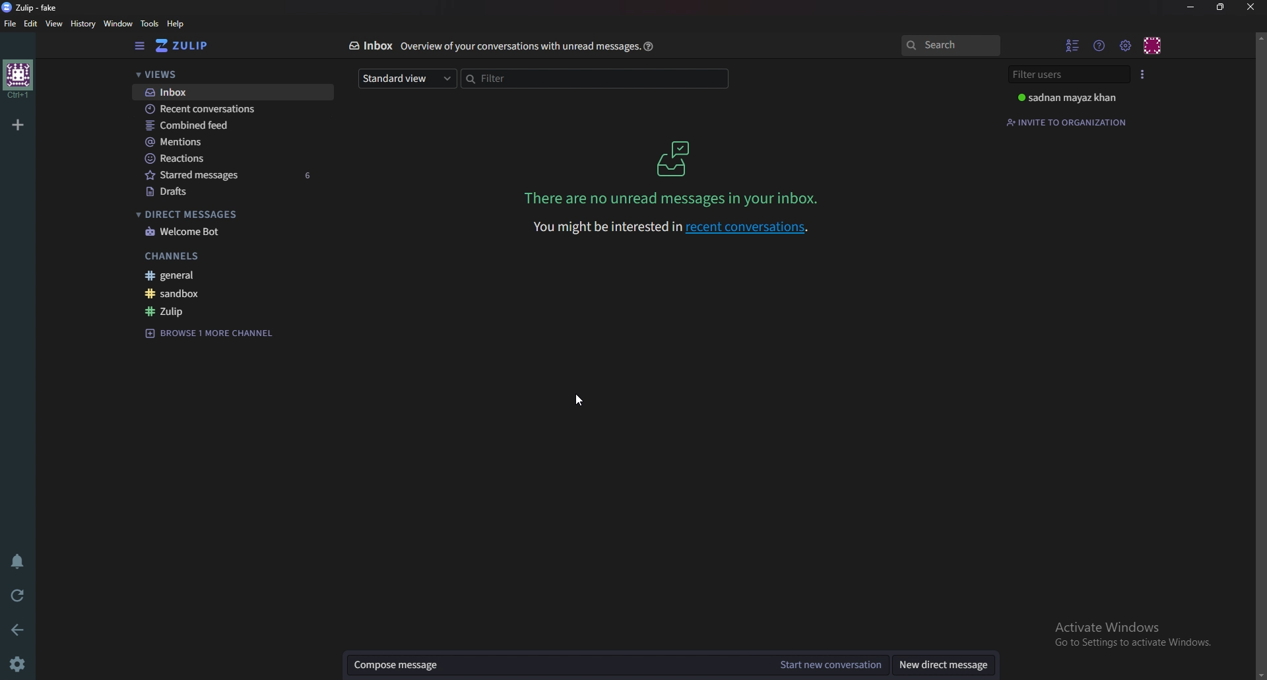  I want to click on You might be interested in recent conversations., so click(675, 227).